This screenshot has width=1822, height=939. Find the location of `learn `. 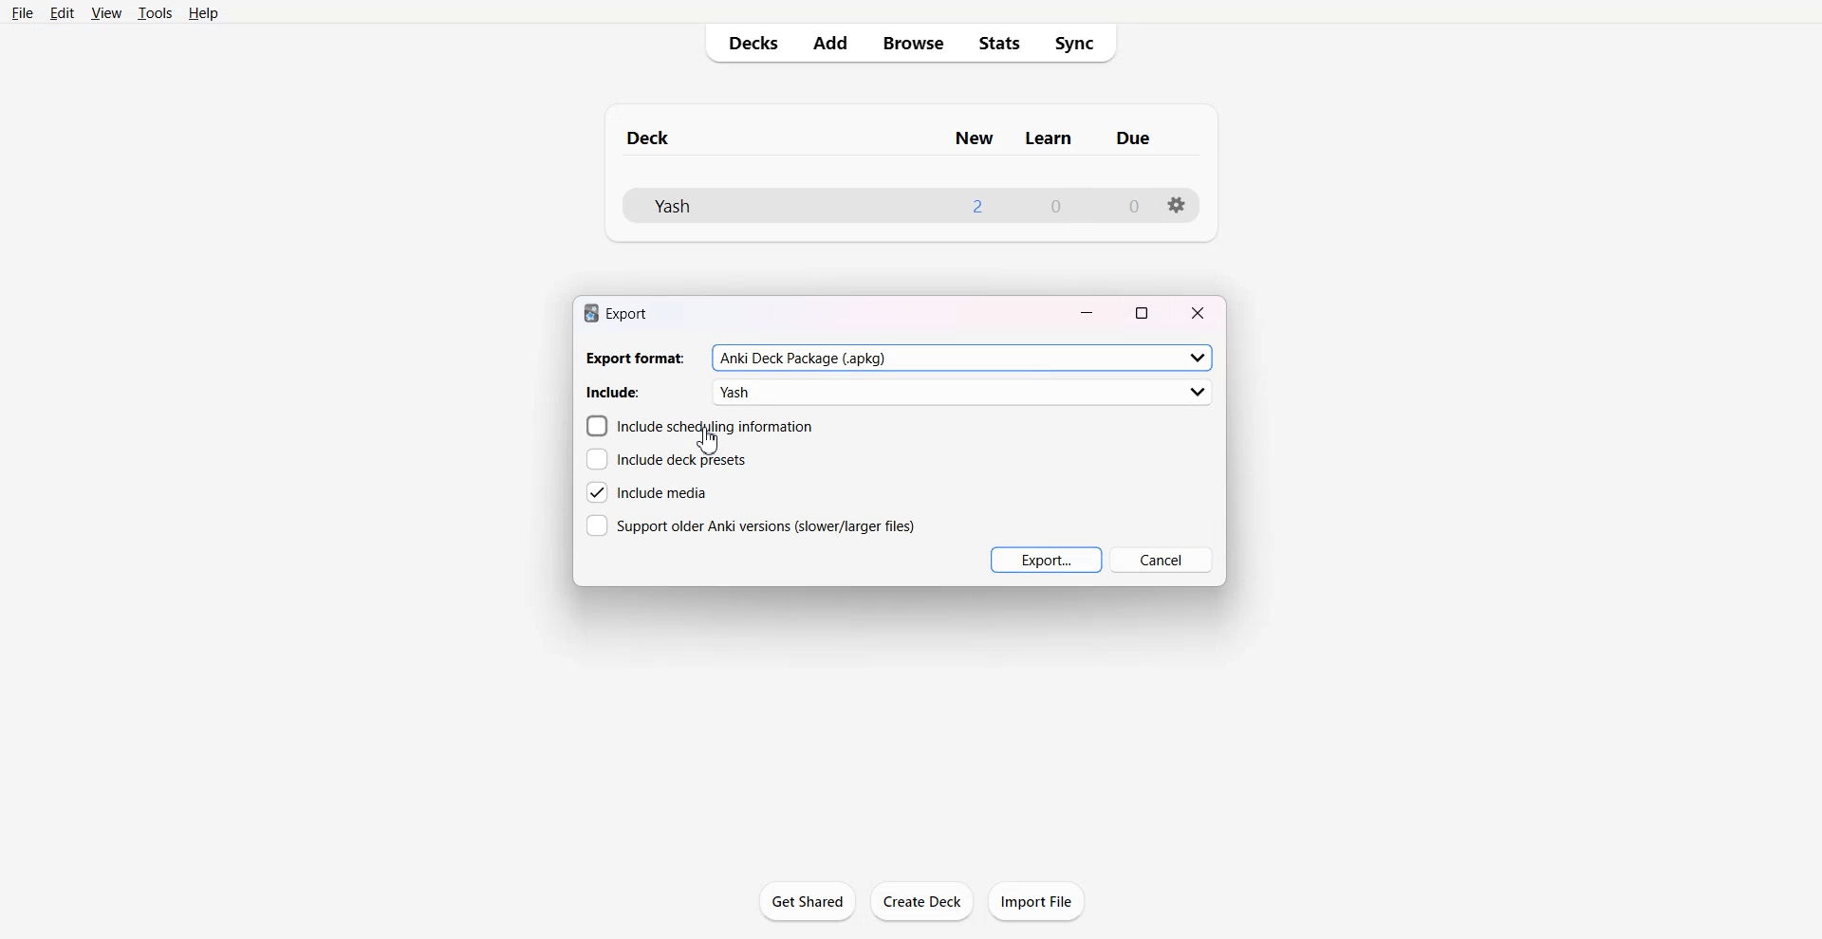

learn  is located at coordinates (1050, 138).